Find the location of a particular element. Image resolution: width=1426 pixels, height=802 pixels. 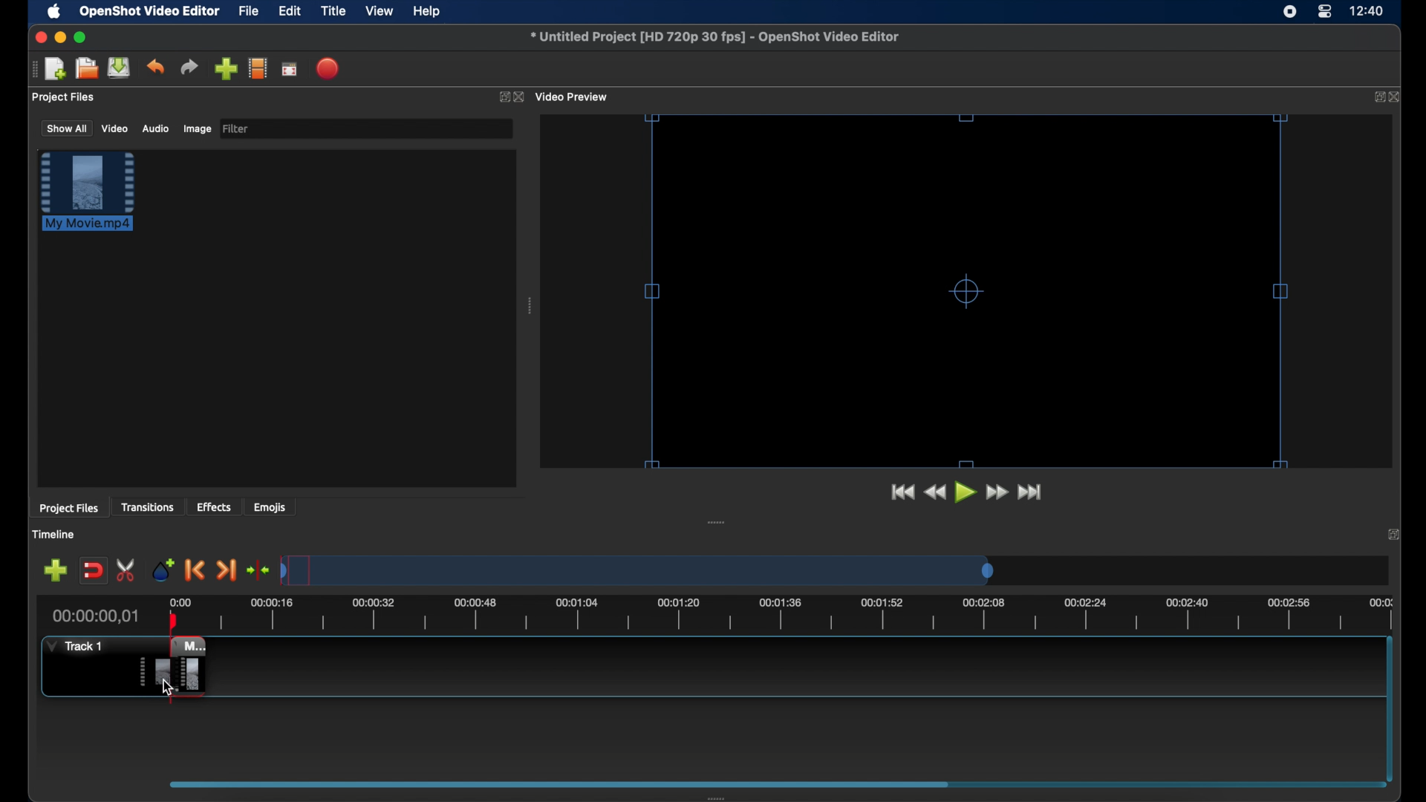

play button is located at coordinates (966, 493).